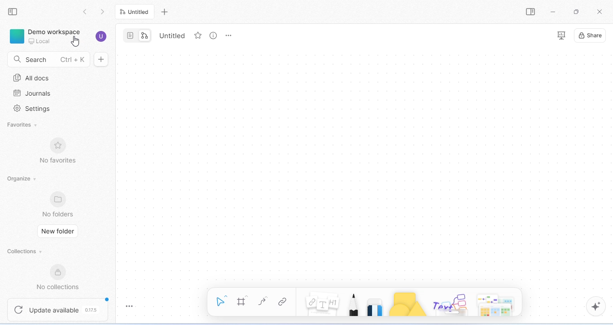  Describe the element at coordinates (85, 12) in the screenshot. I see `go back` at that location.